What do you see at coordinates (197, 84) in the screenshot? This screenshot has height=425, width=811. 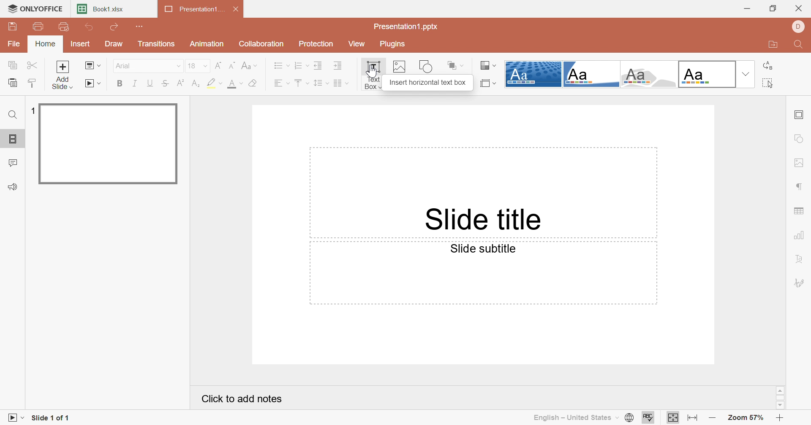 I see `Subscript` at bounding box center [197, 84].